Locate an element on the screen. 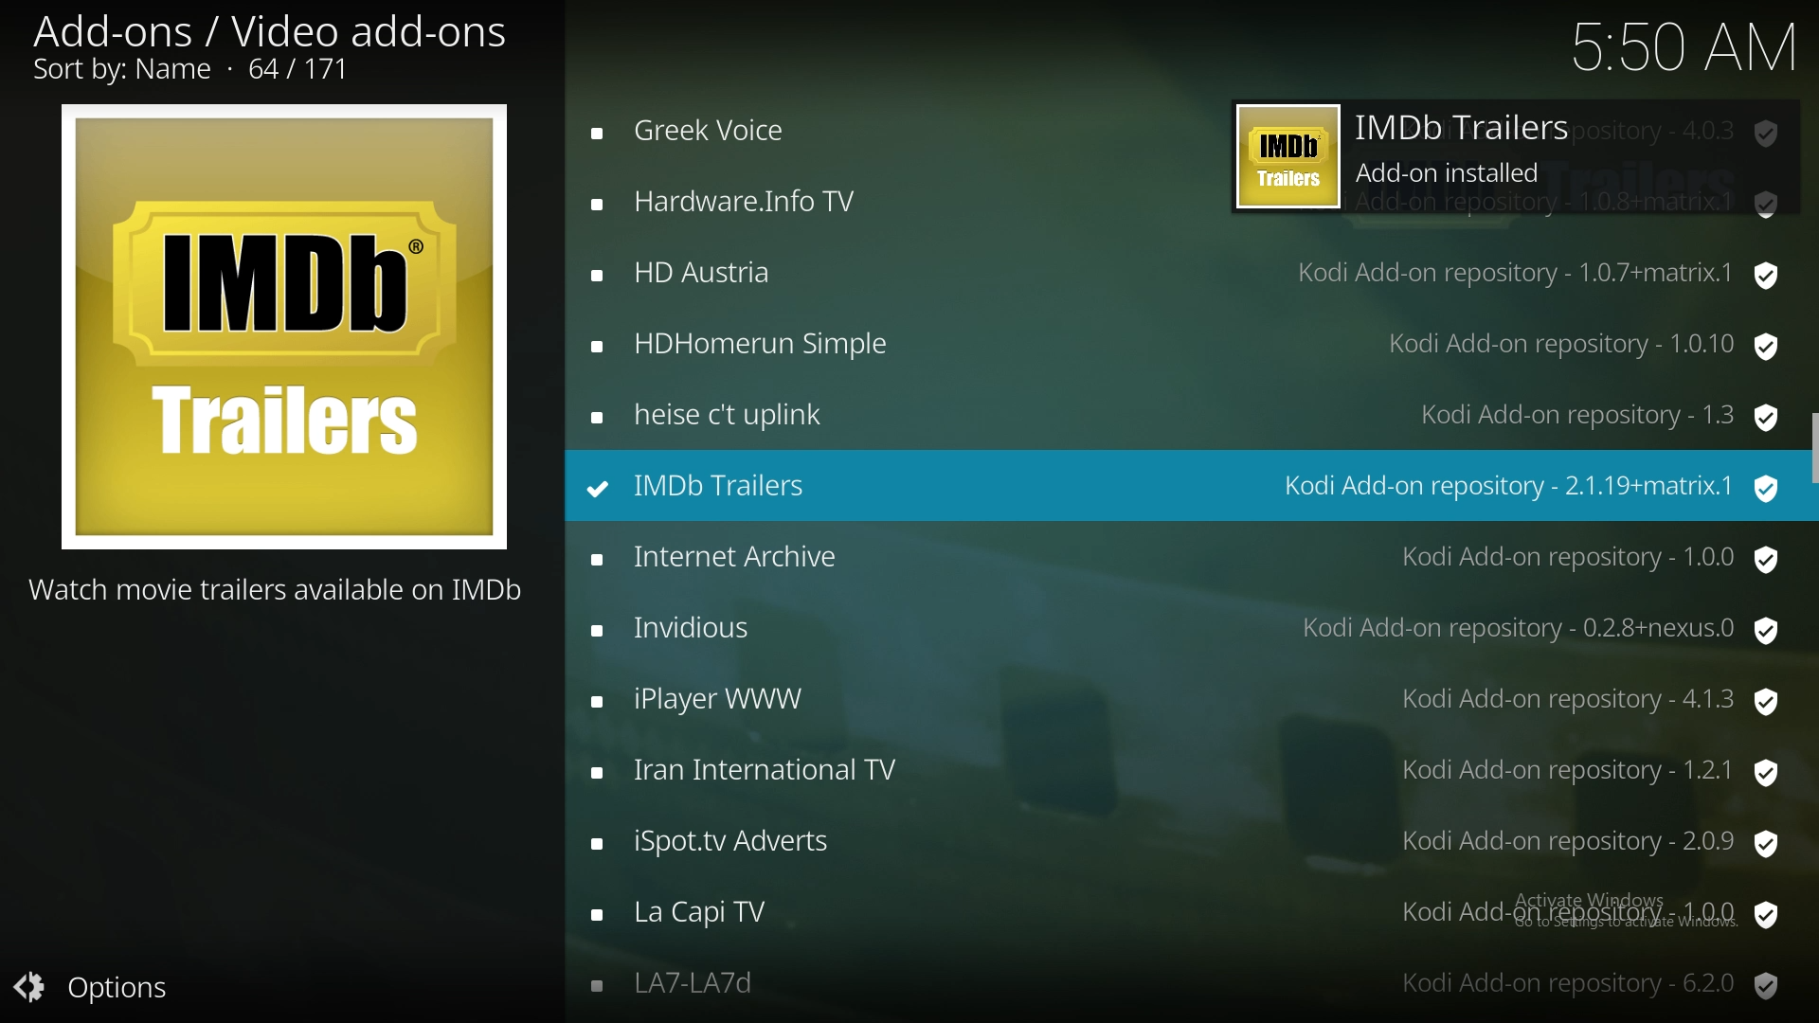  installed add on is located at coordinates (1175, 491).